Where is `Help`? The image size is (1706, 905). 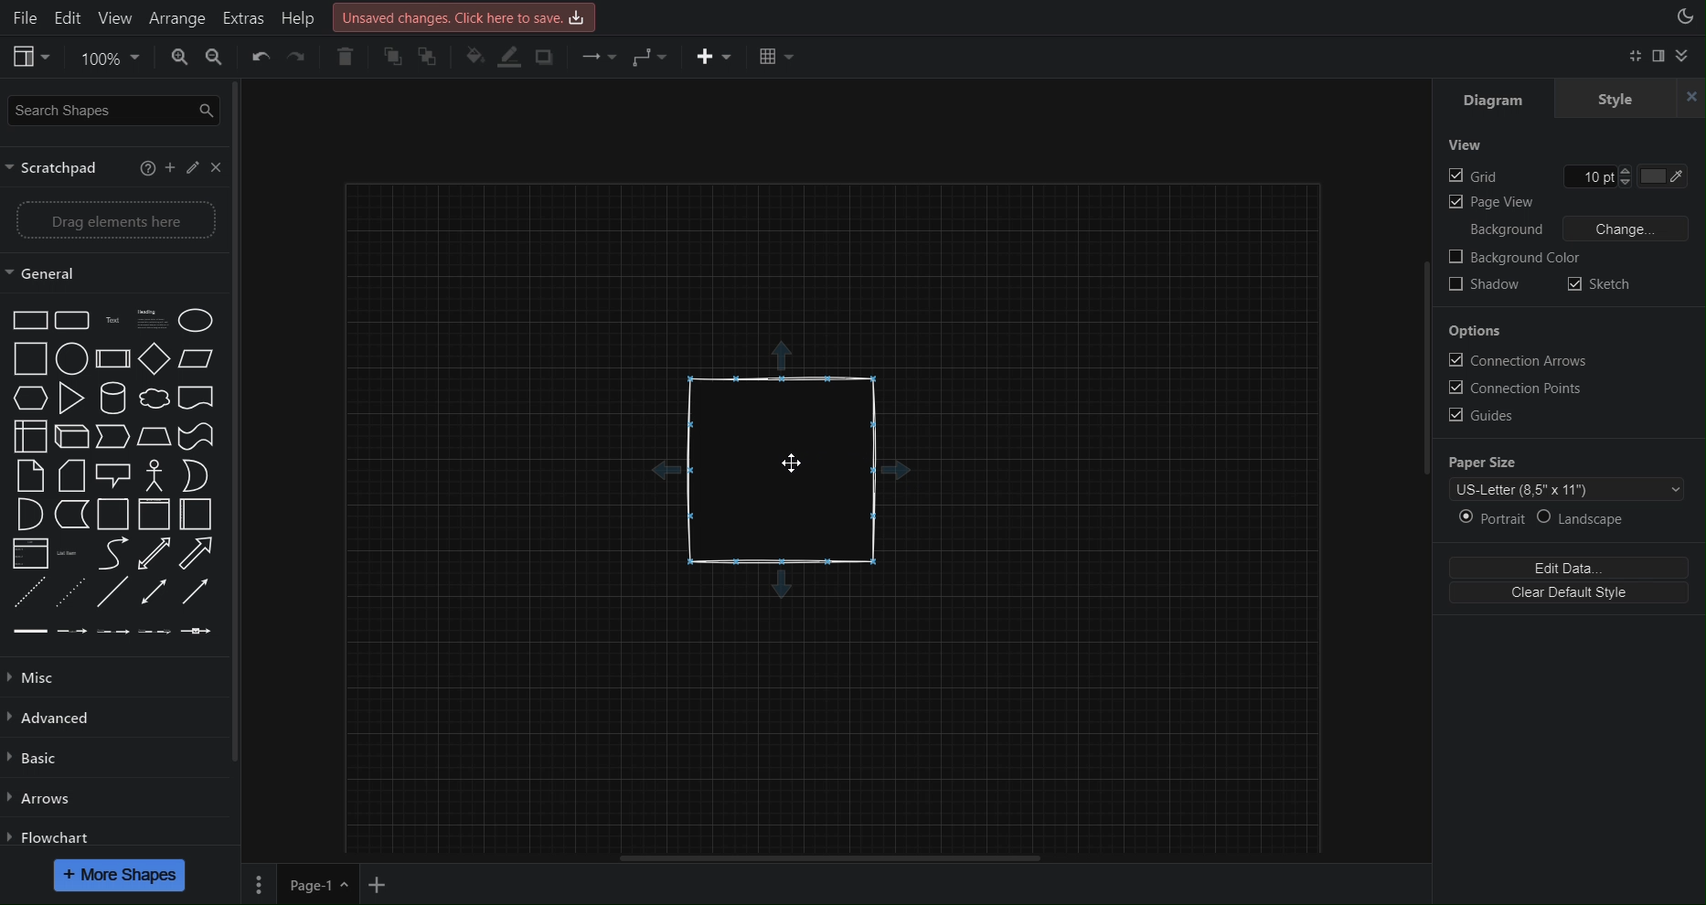 Help is located at coordinates (296, 15).